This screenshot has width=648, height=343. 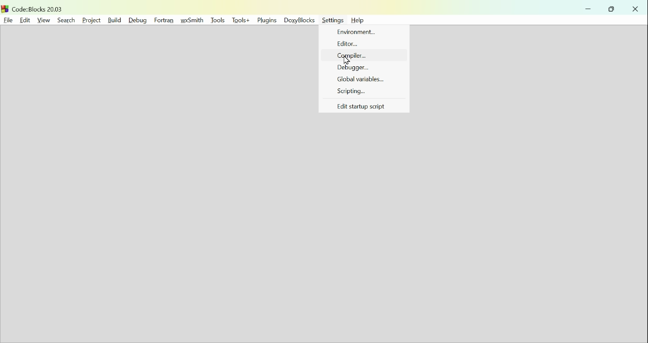 I want to click on Compiler, so click(x=368, y=55).